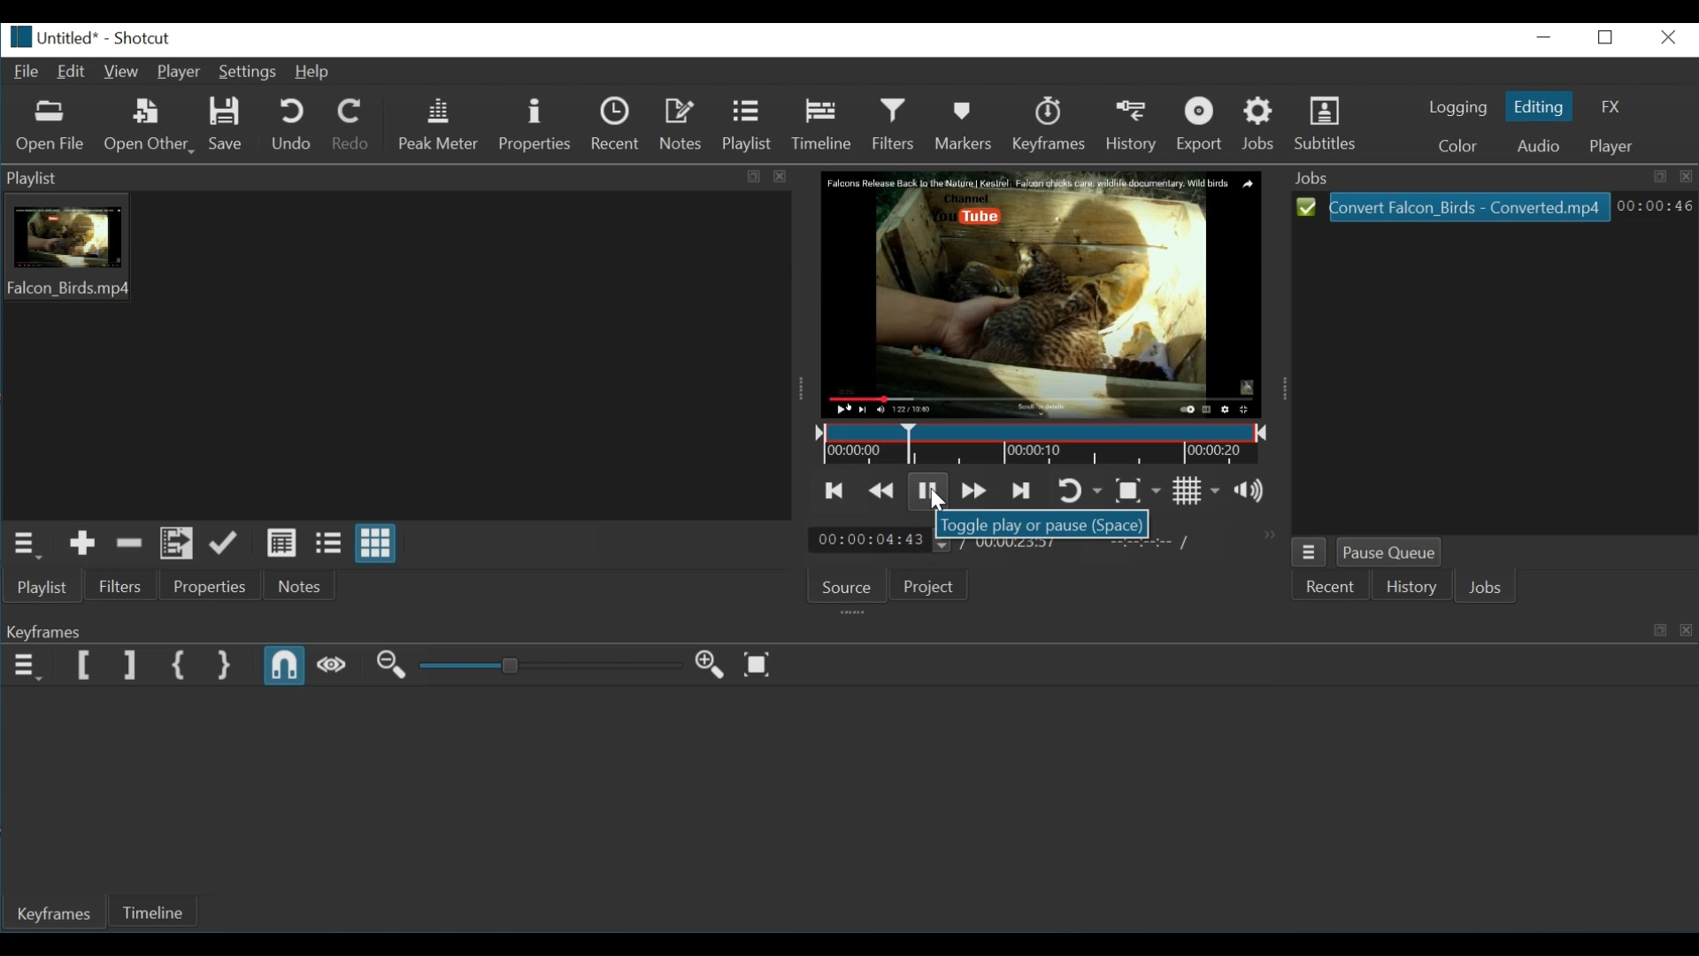 The height and width of the screenshot is (956, 1699). Describe the element at coordinates (1539, 40) in the screenshot. I see `minimize` at that location.